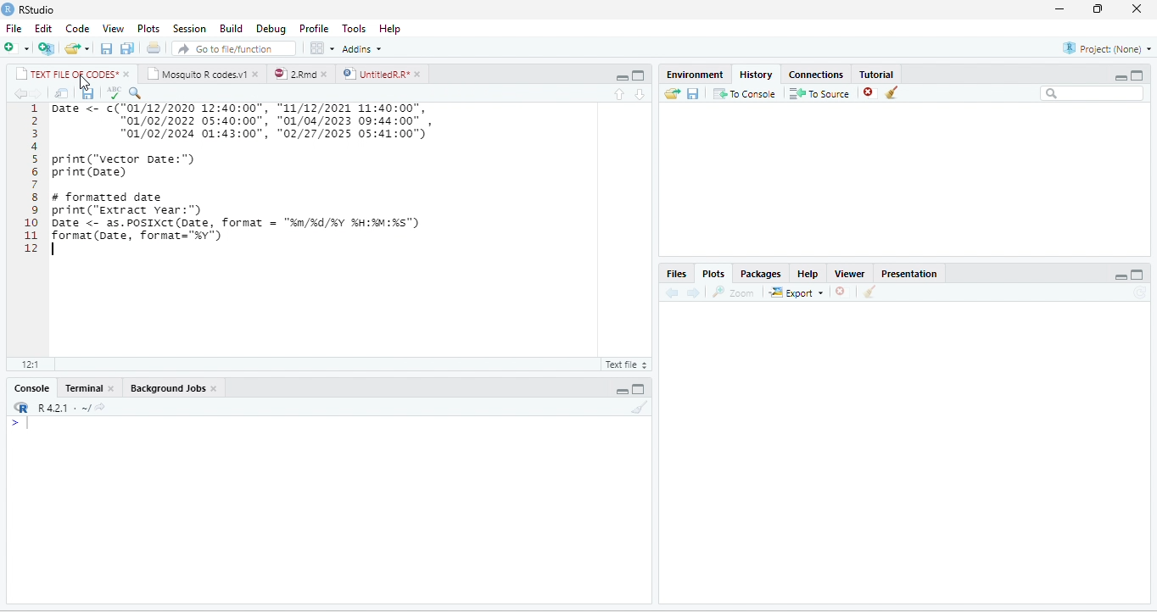 This screenshot has height=612, width=1157. Describe the element at coordinates (31, 388) in the screenshot. I see `Console` at that location.